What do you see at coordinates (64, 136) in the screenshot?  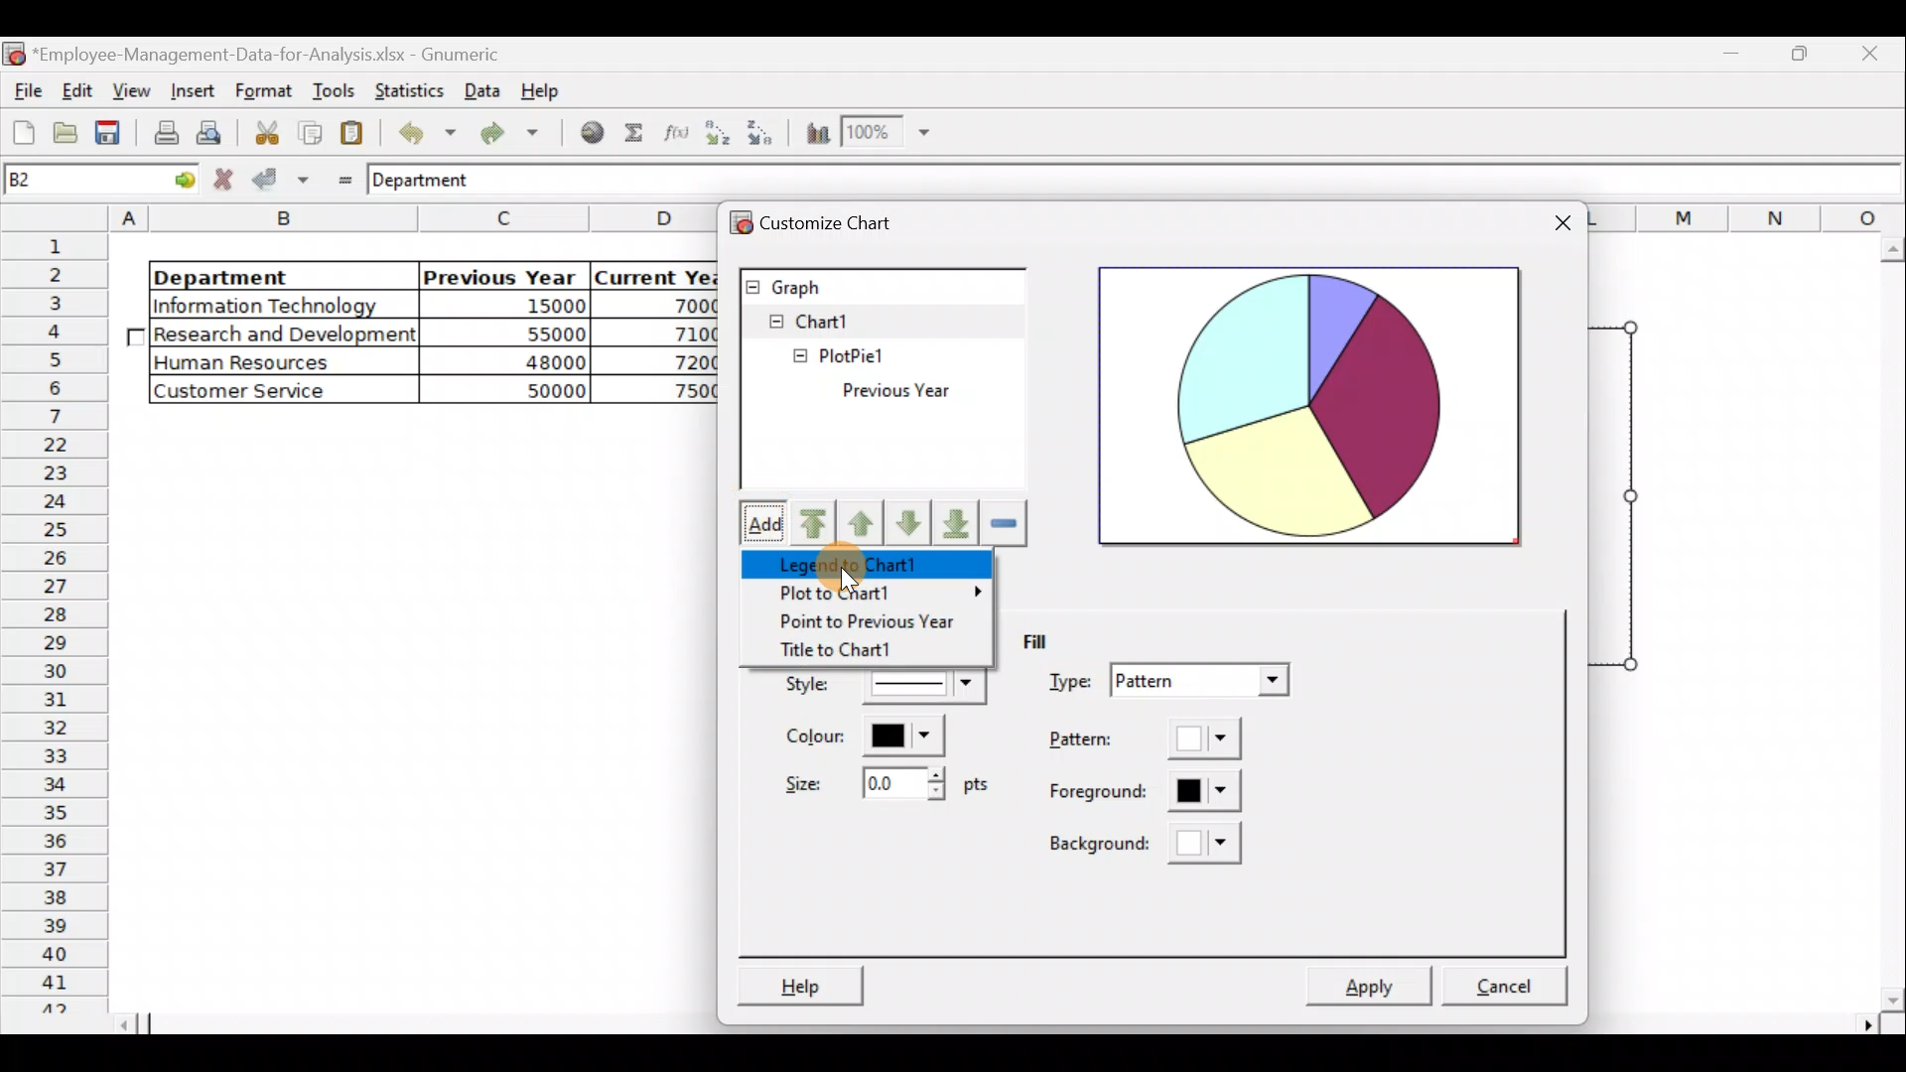 I see `Open a file` at bounding box center [64, 136].